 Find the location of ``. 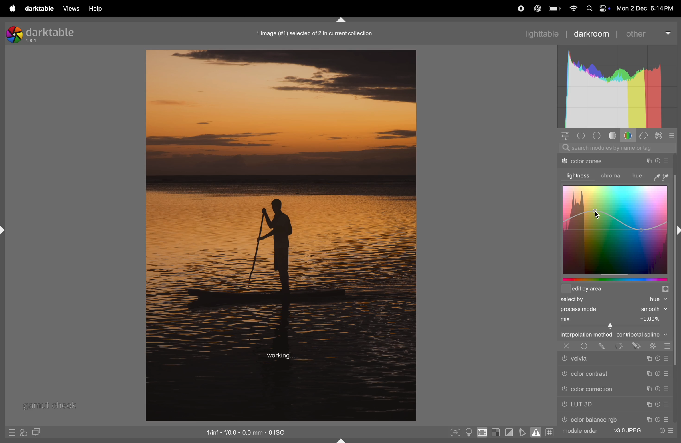

 is located at coordinates (677, 289).